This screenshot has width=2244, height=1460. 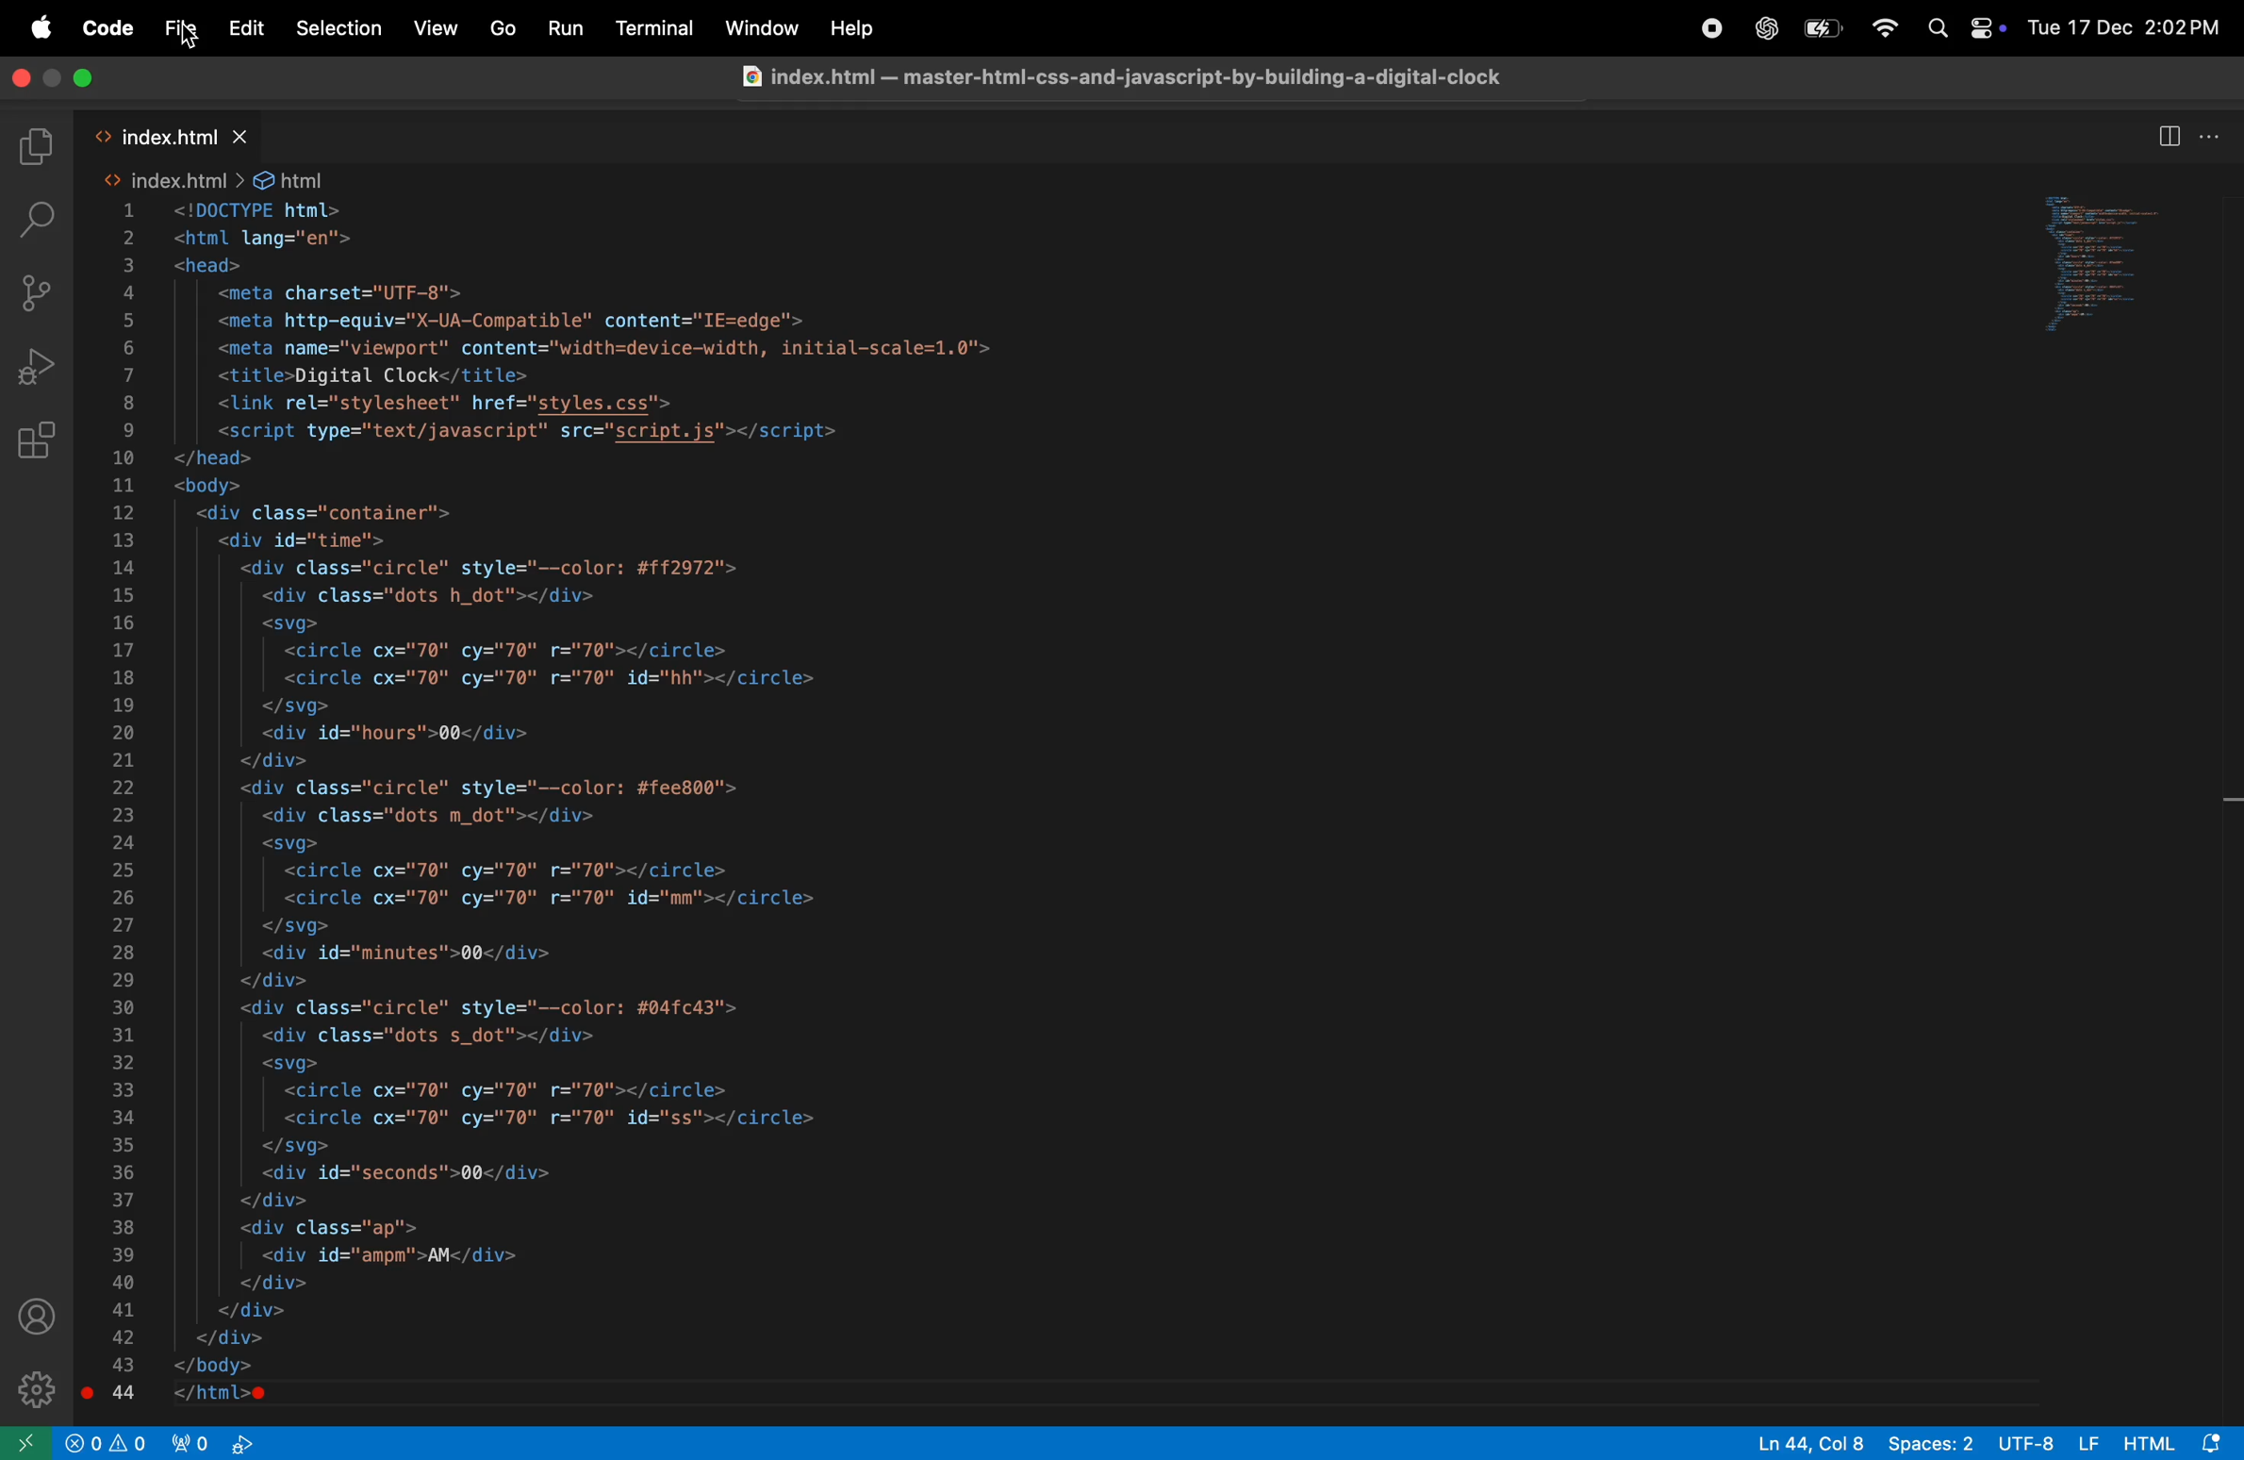 I want to click on explorer, so click(x=45, y=141).